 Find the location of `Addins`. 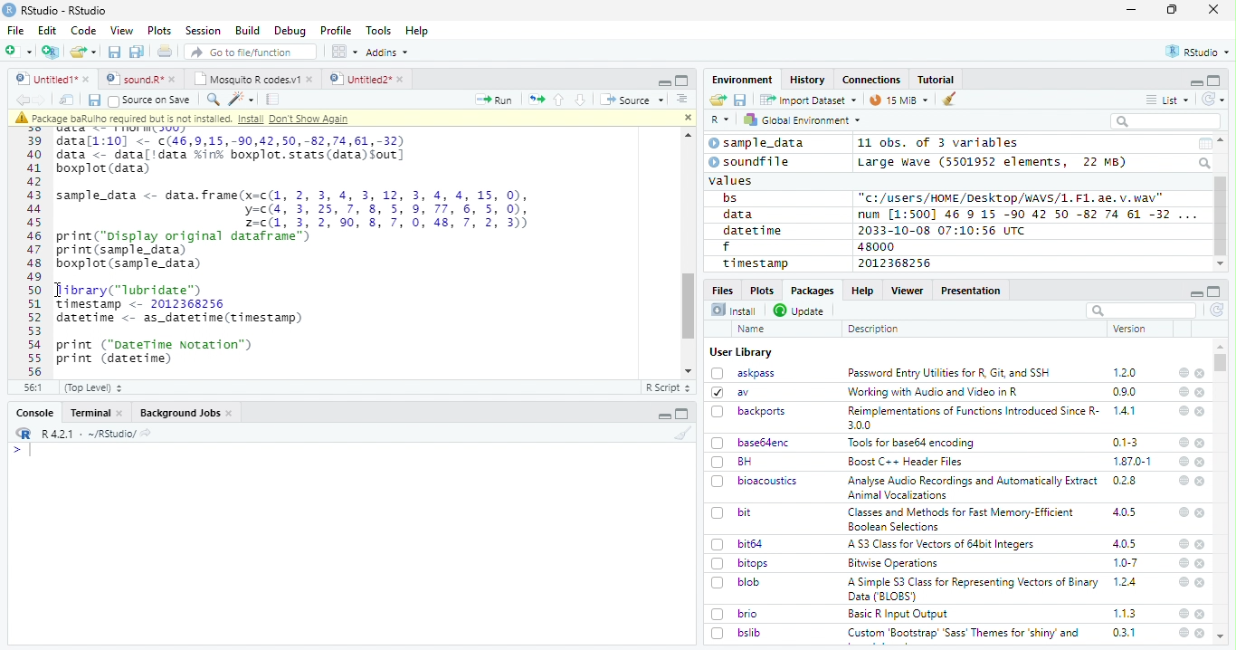

Addins is located at coordinates (387, 53).